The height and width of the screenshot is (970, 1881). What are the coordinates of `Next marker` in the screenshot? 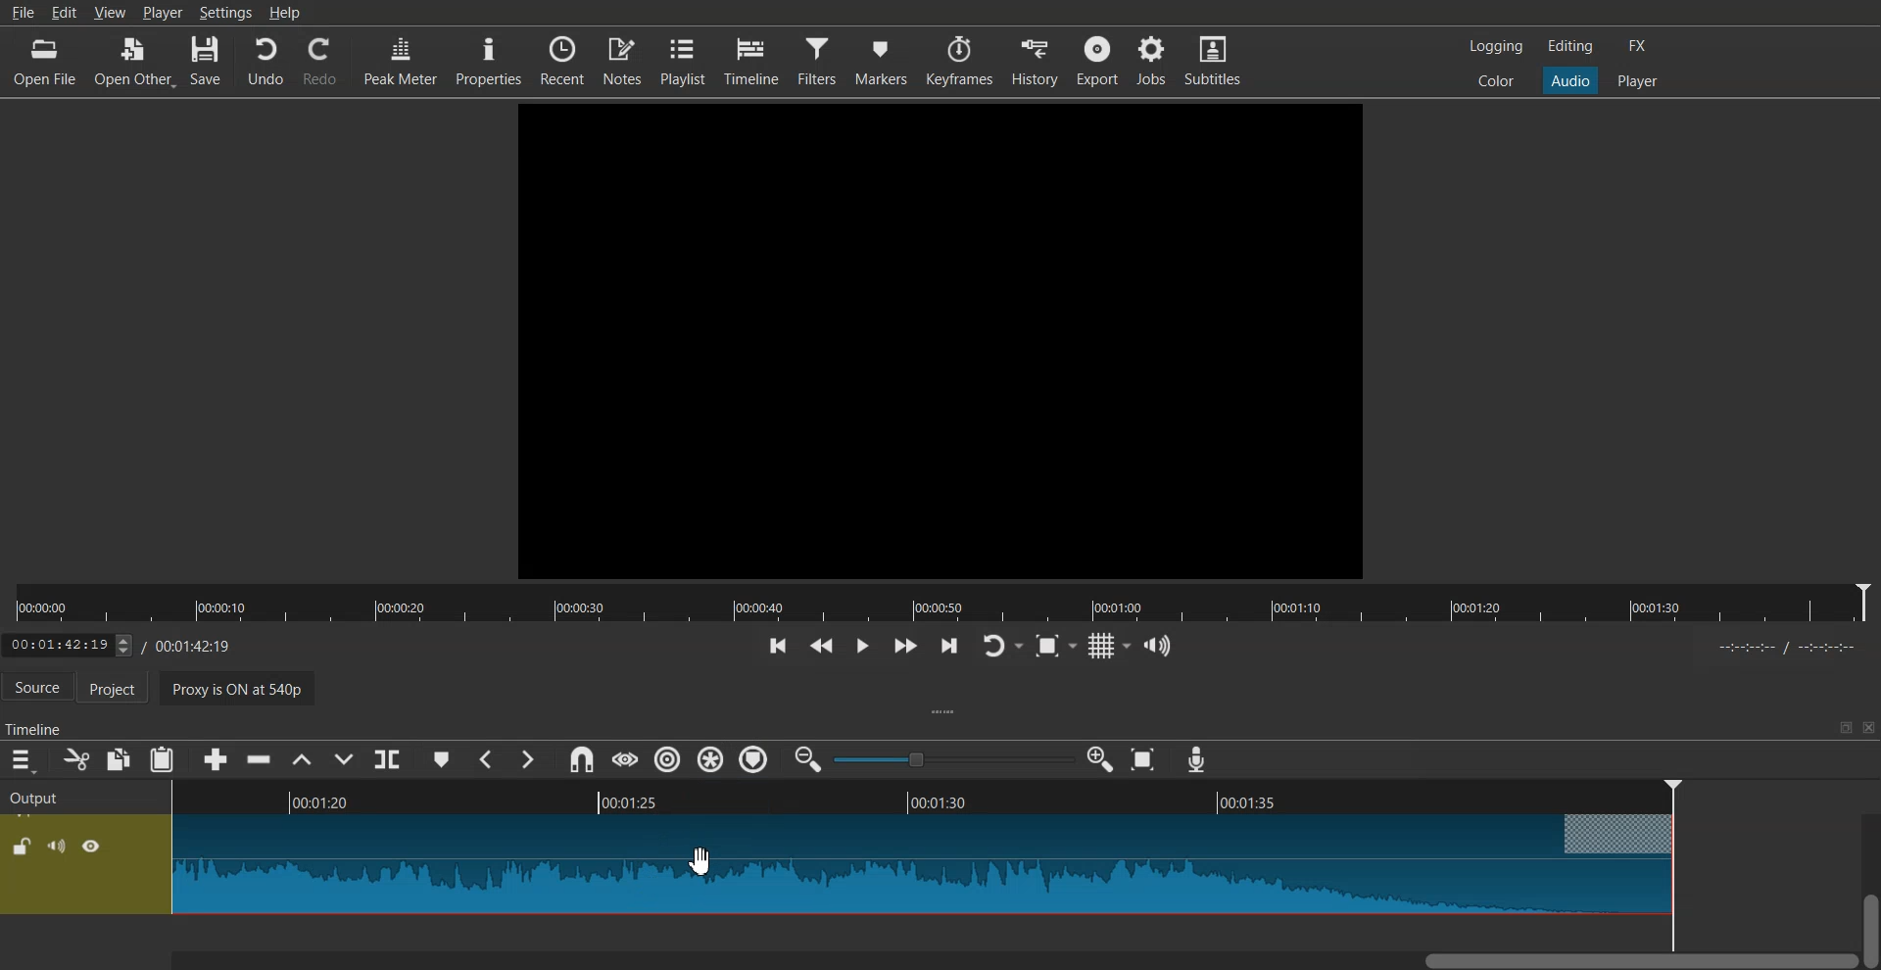 It's located at (528, 758).